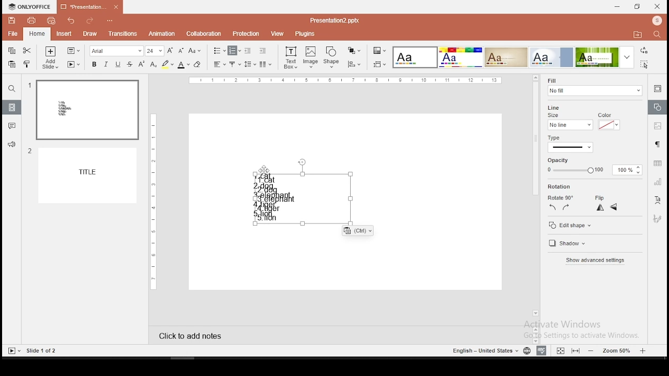 Image resolution: width=669 pixels, height=376 pixels. I want to click on theme, so click(416, 57).